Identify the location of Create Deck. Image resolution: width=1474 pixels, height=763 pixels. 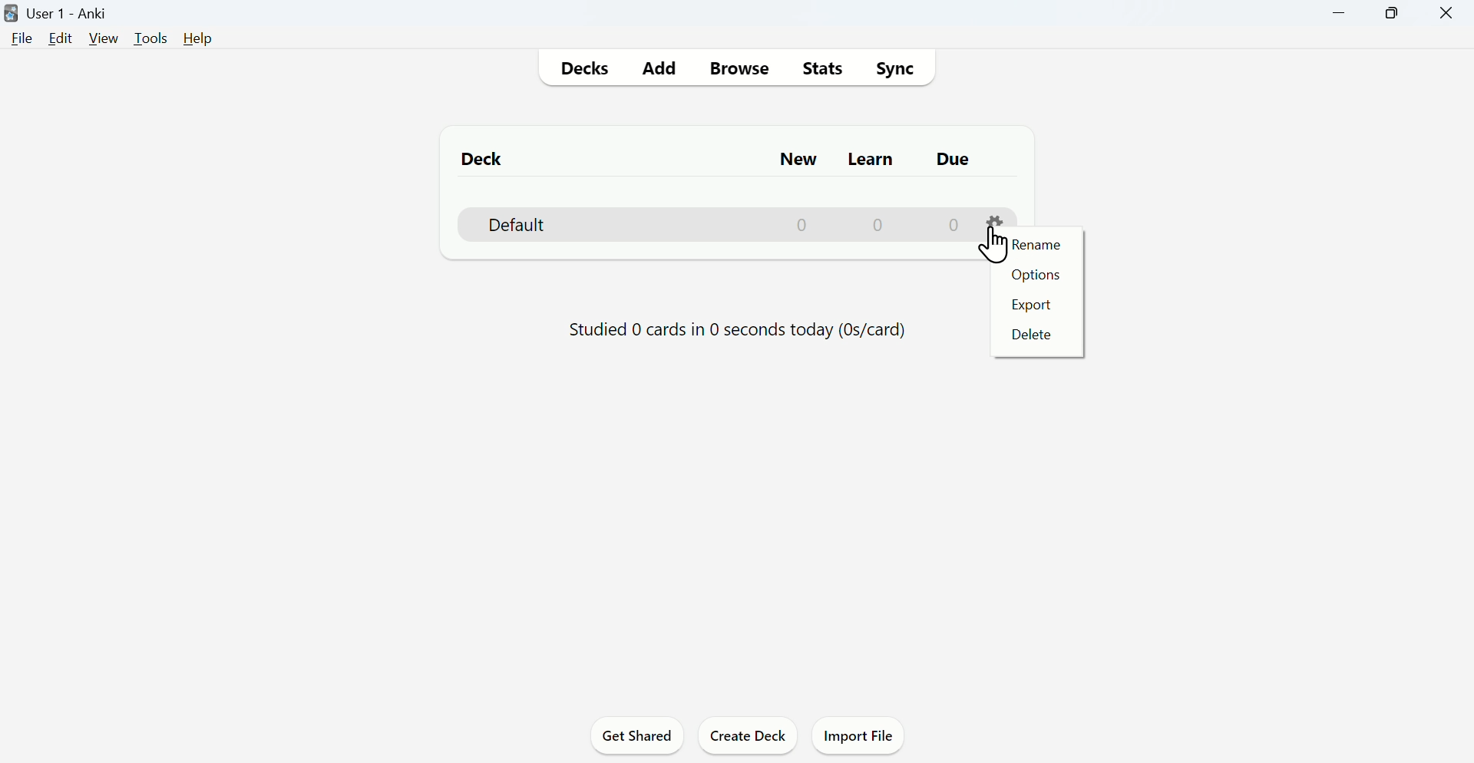
(749, 734).